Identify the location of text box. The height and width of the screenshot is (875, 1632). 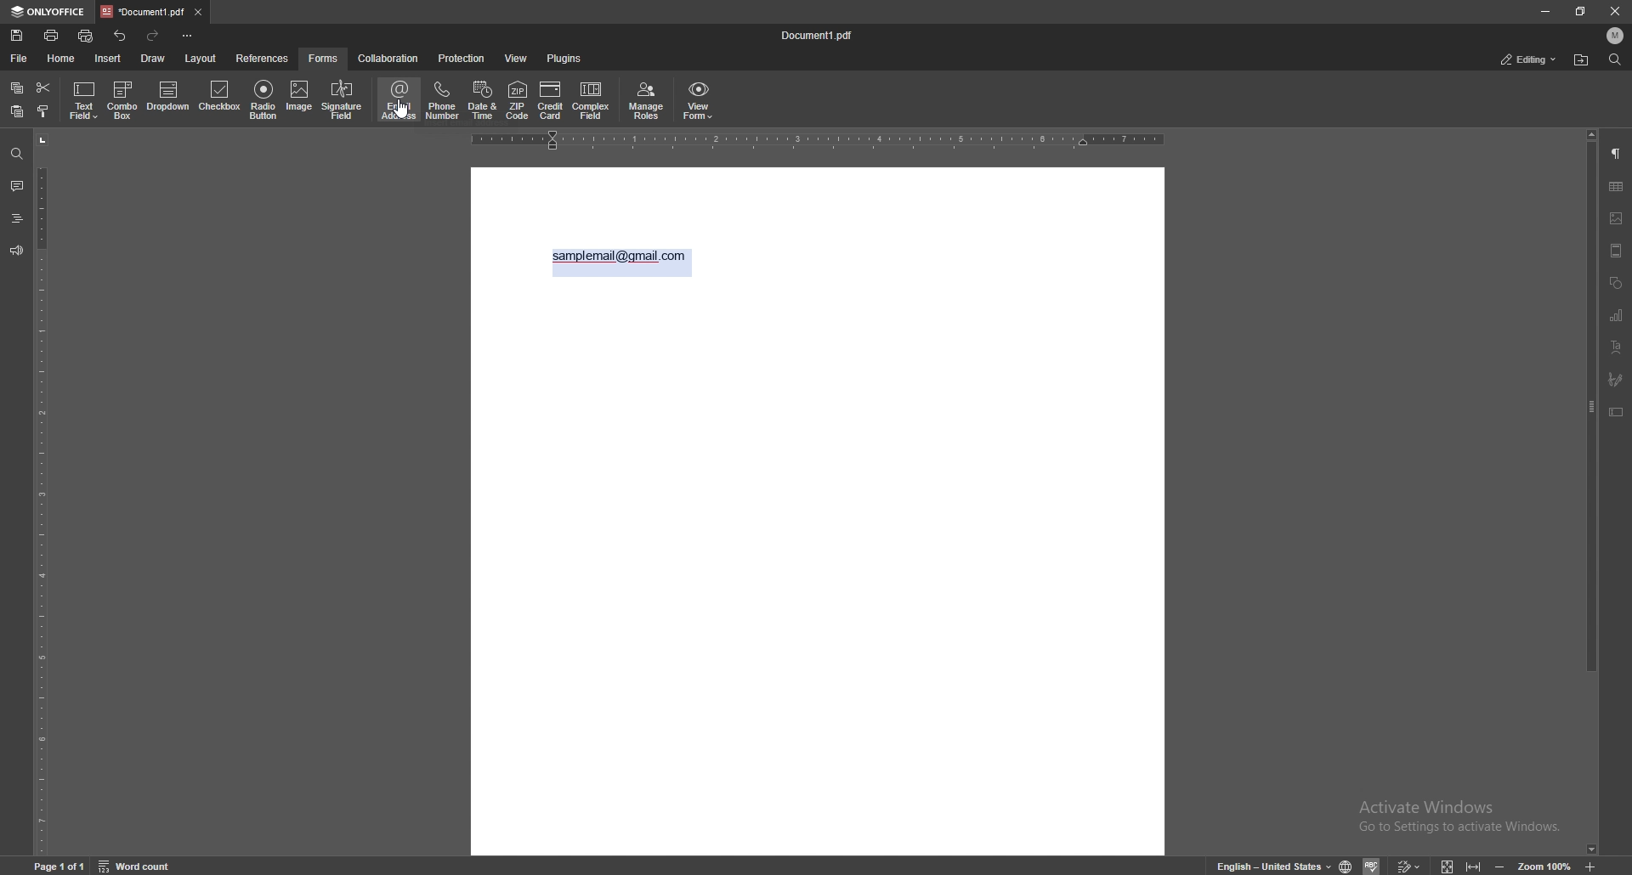
(1618, 412).